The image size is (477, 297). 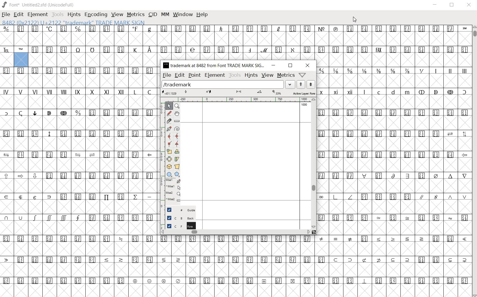 What do you see at coordinates (153, 15) in the screenshot?
I see `CID` at bounding box center [153, 15].